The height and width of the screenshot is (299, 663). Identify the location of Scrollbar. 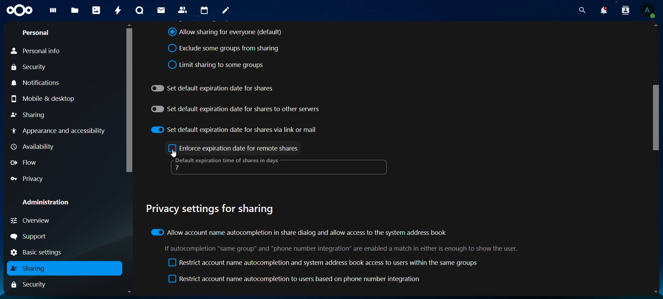
(127, 160).